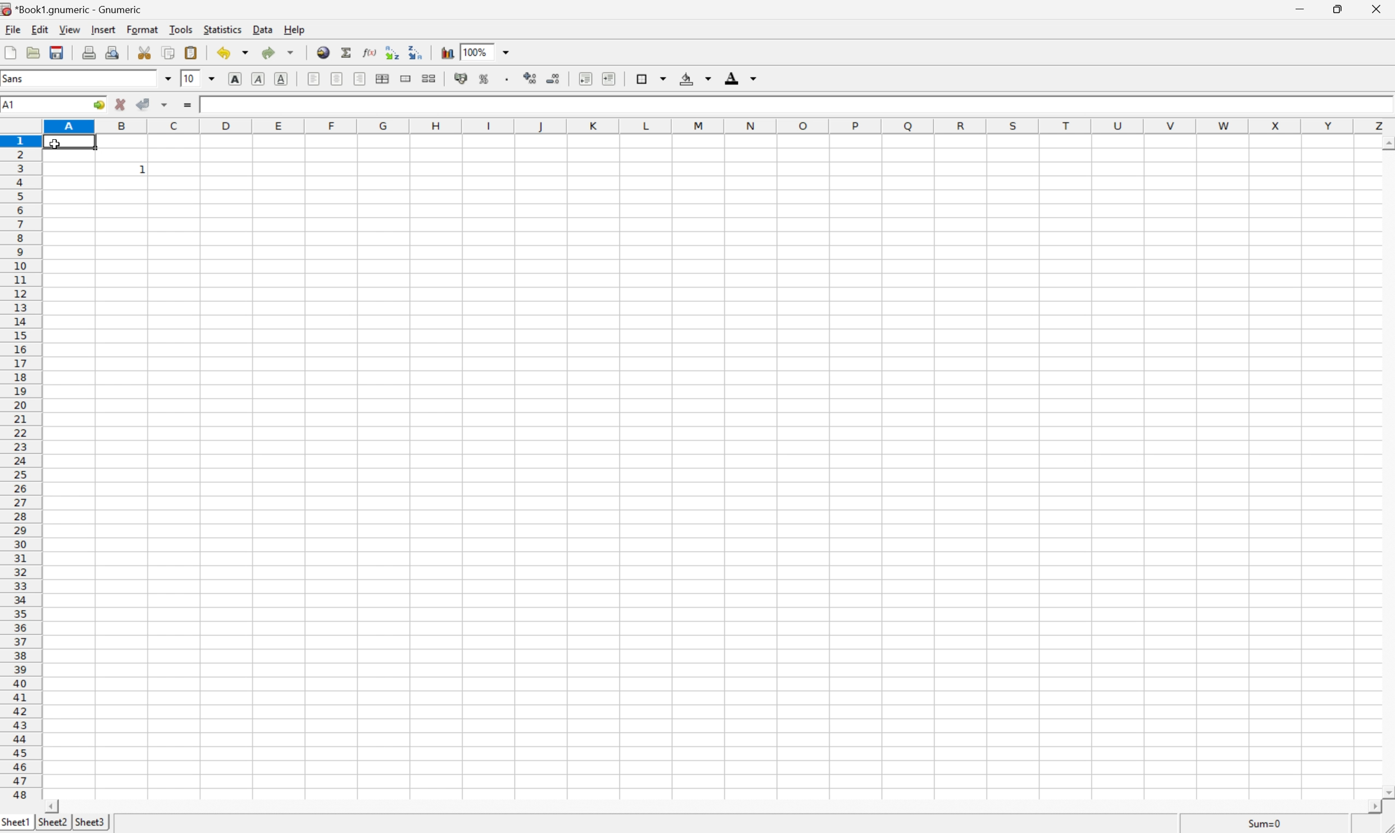  I want to click on bold, so click(235, 79).